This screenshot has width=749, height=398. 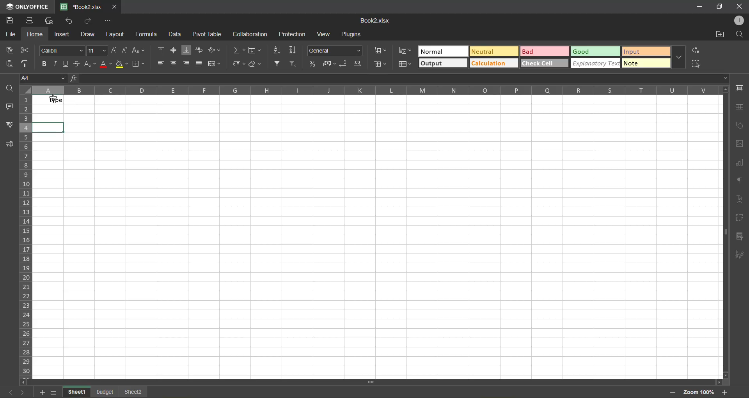 I want to click on row numbers, so click(x=28, y=237).